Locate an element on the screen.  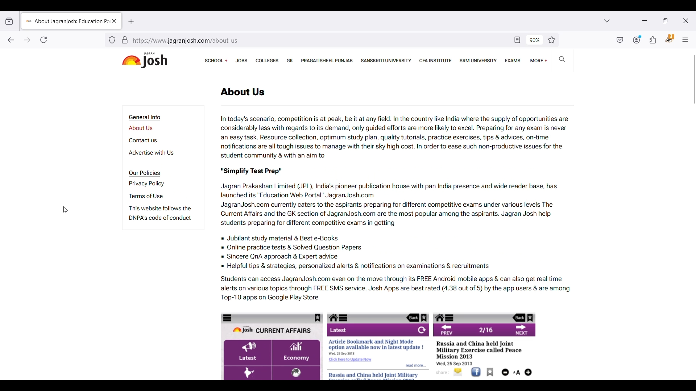
Advertise with us page is located at coordinates (161, 153).